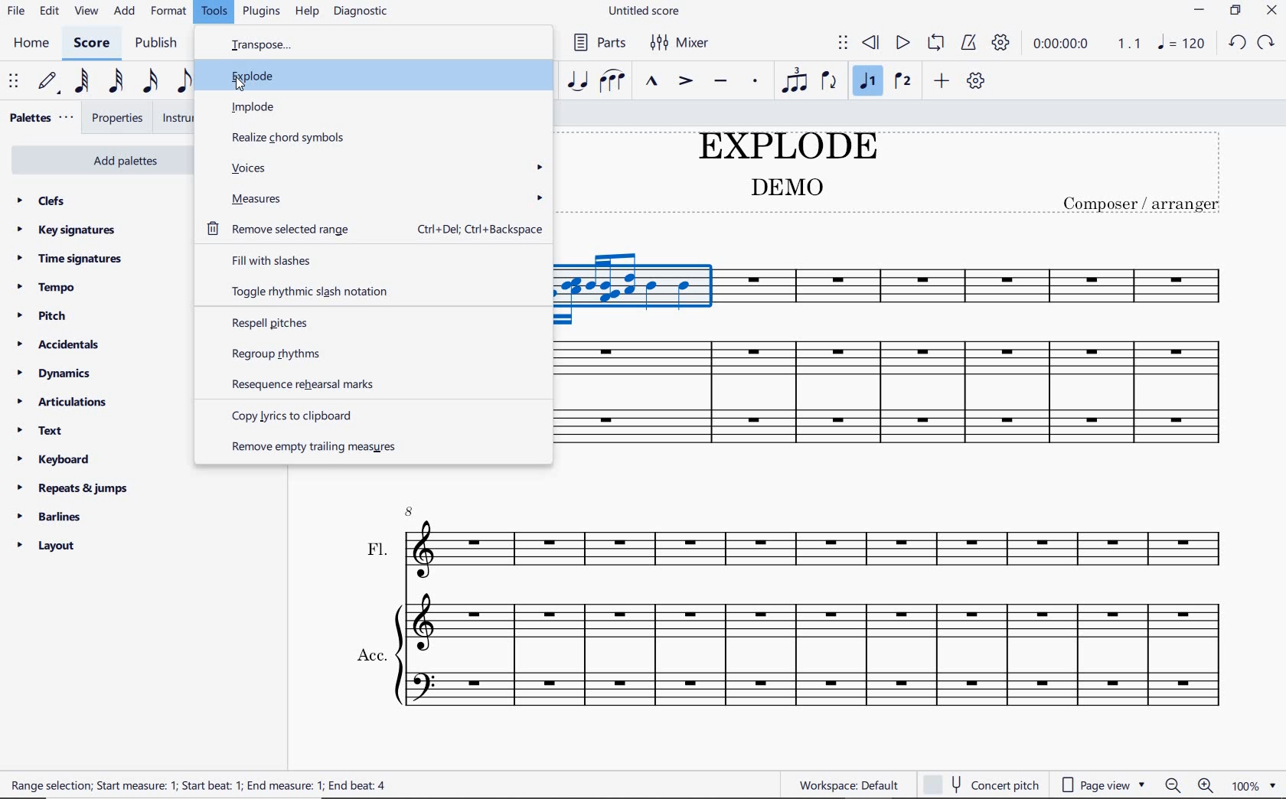 Image resolution: width=1286 pixels, height=799 pixels. What do you see at coordinates (900, 43) in the screenshot?
I see `play` at bounding box center [900, 43].